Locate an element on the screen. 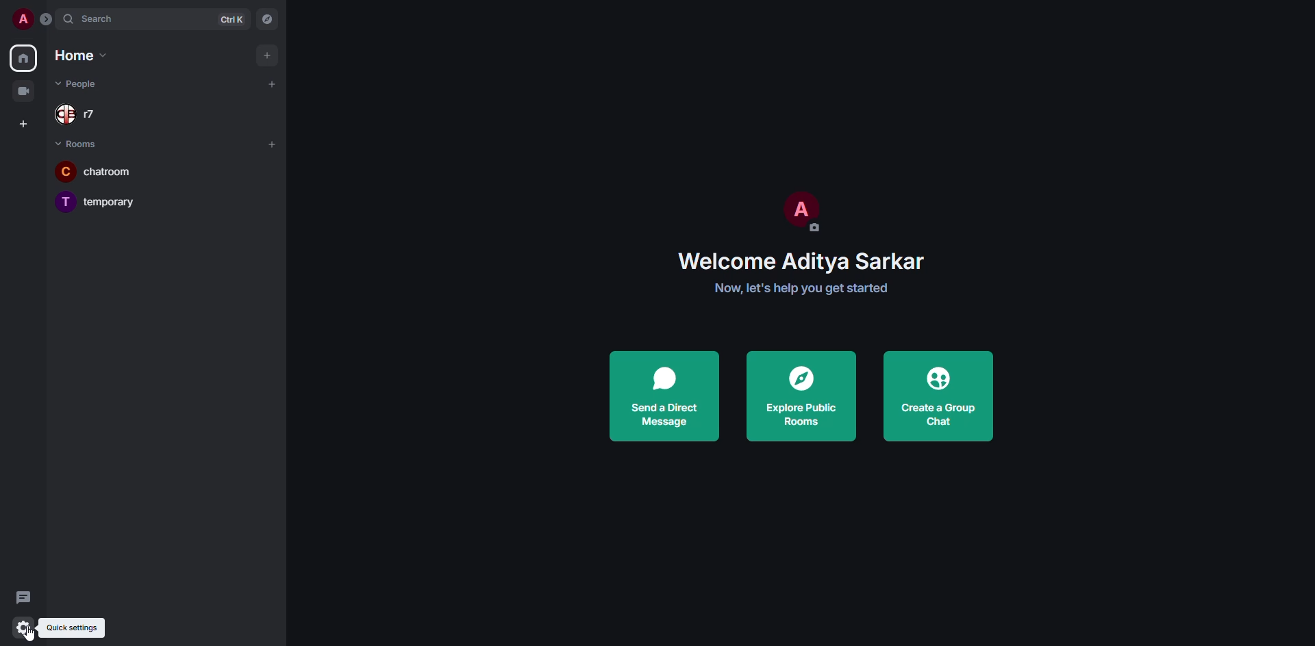 Image resolution: width=1315 pixels, height=646 pixels. profile is located at coordinates (23, 19).